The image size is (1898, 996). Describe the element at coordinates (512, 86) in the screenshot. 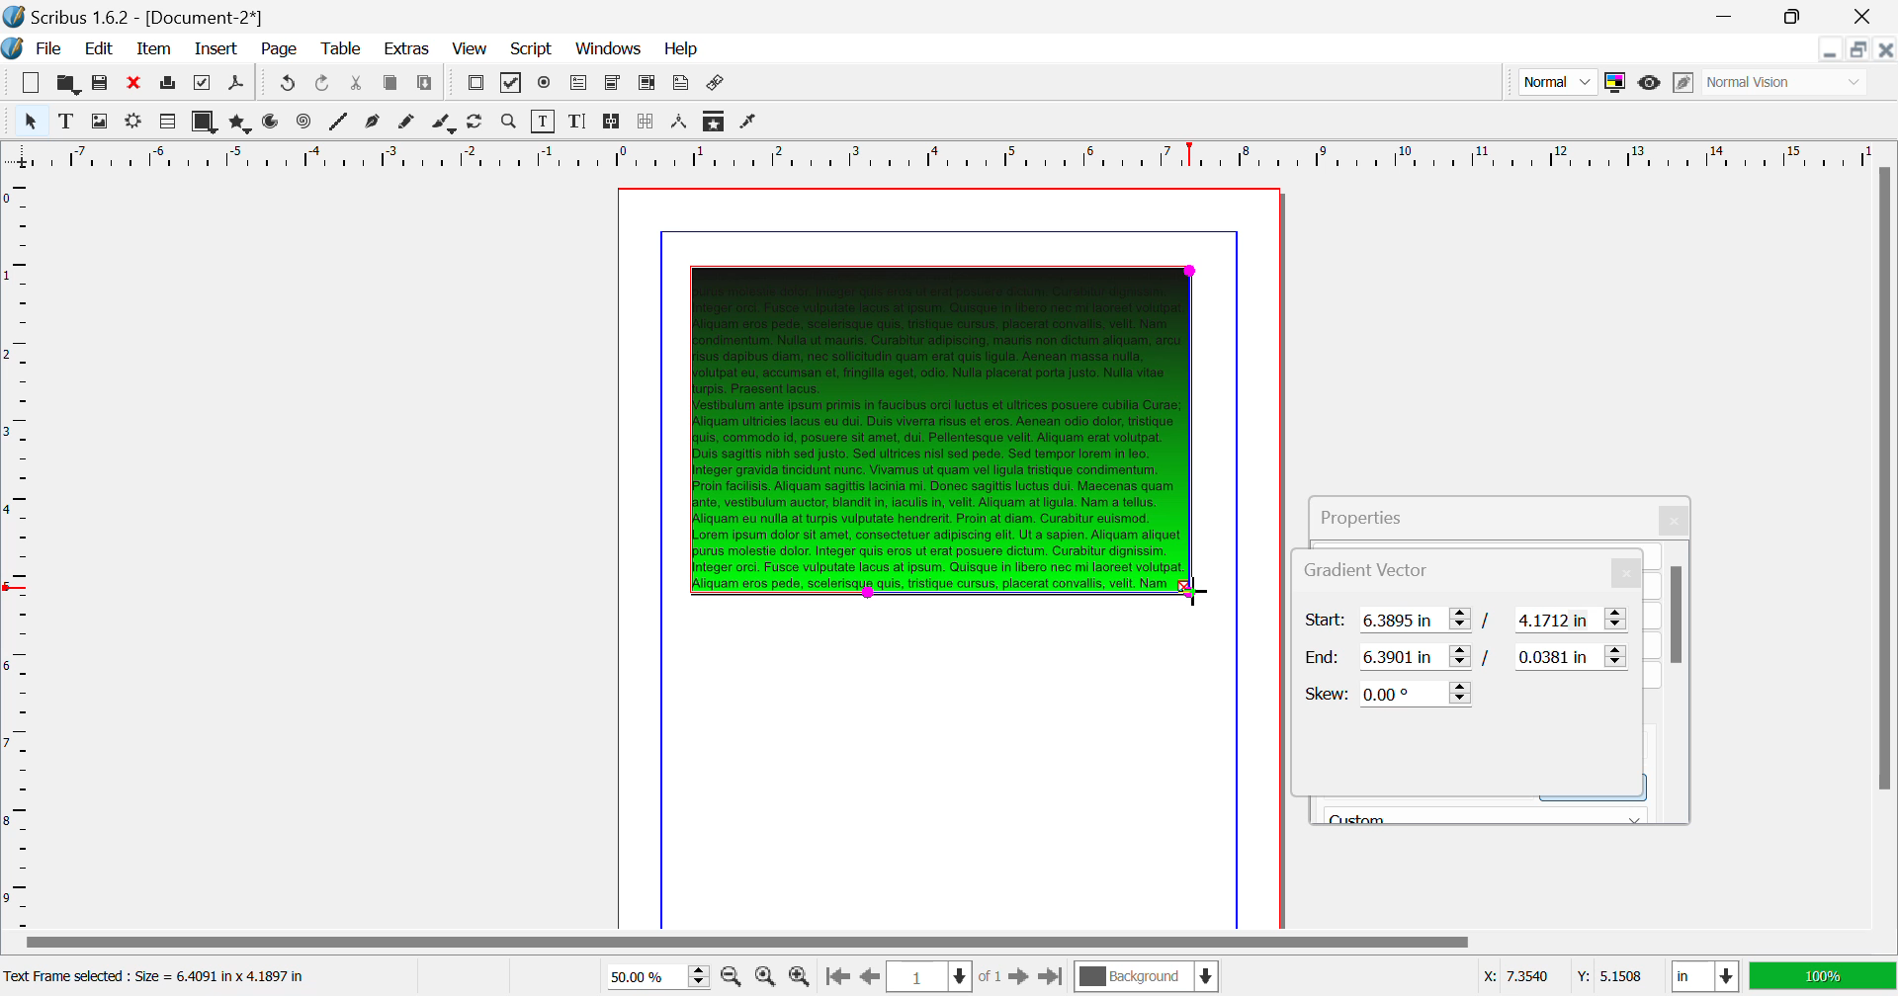

I see `Pdf Checkbox` at that location.